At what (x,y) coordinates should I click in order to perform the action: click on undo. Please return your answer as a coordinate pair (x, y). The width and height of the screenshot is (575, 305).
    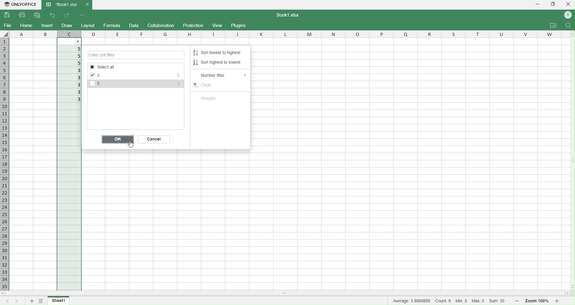
    Looking at the image, I should click on (50, 16).